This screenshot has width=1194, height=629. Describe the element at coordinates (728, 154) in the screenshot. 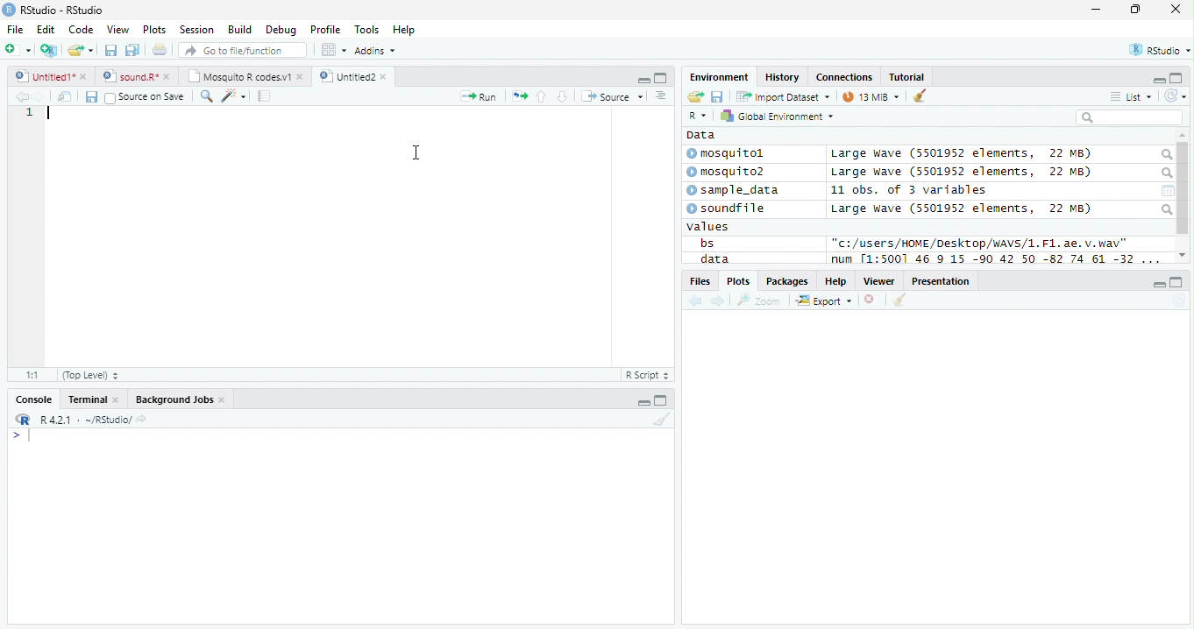

I see `mosquito1` at that location.